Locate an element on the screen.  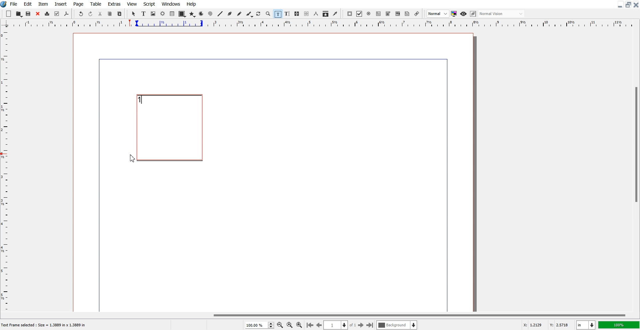
Go to next Page is located at coordinates (361, 325).